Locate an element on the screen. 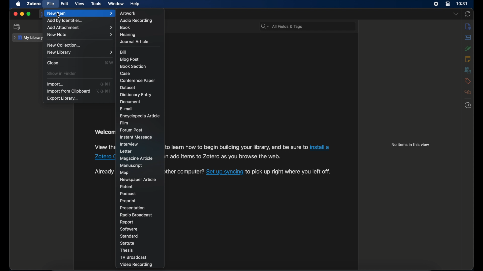 The height and width of the screenshot is (271, 483). case is located at coordinates (126, 74).